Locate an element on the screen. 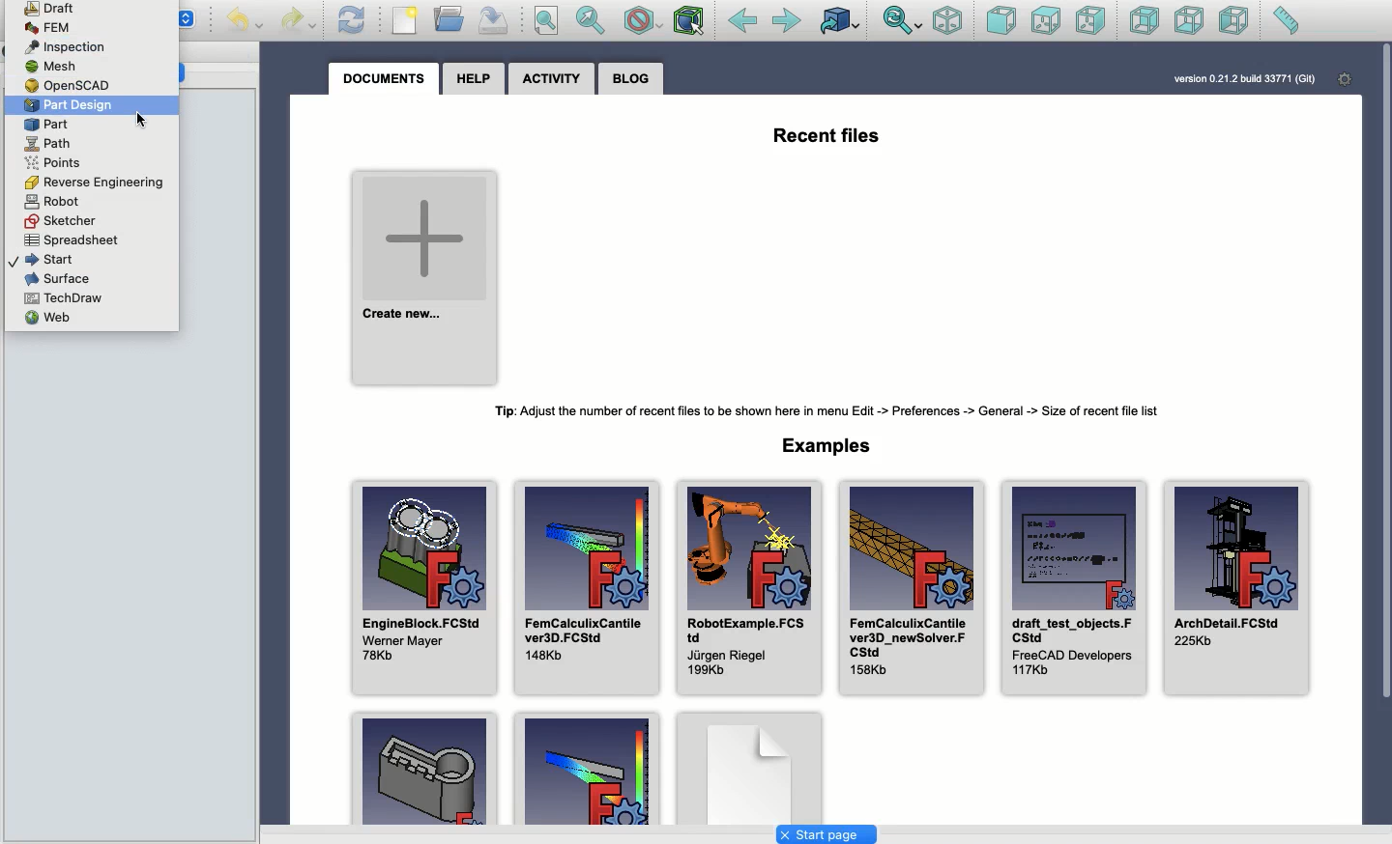 The image size is (1392, 844). version 0.21.2 bud 33771 (Git) is located at coordinates (1243, 78).